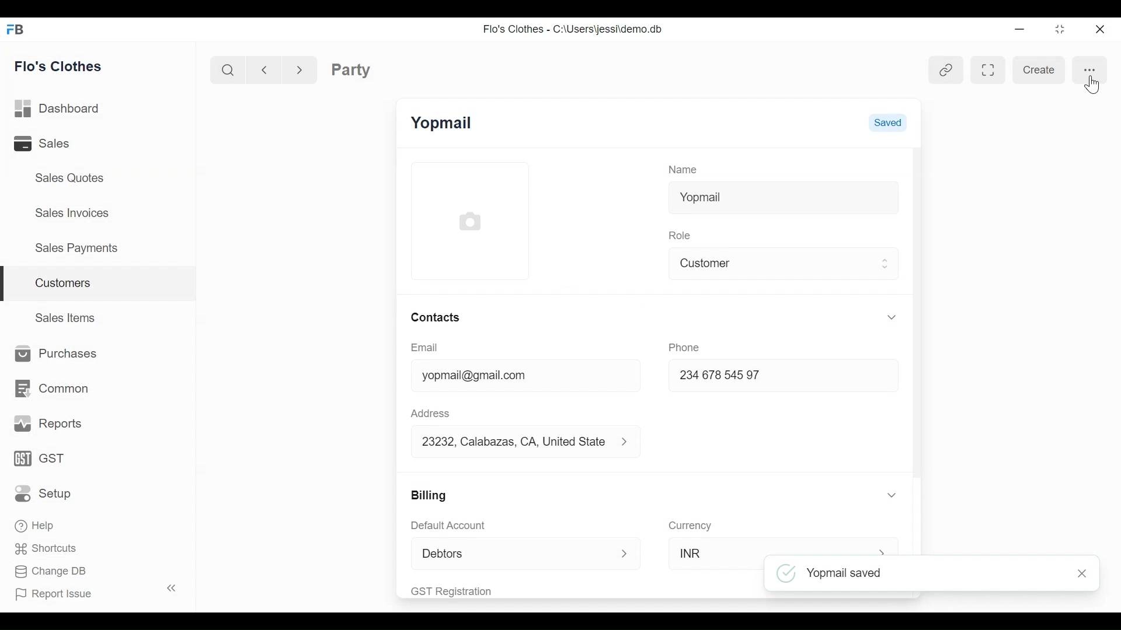 Image resolution: width=1121 pixels, height=630 pixels. I want to click on Yopmail saved, so click(922, 574).